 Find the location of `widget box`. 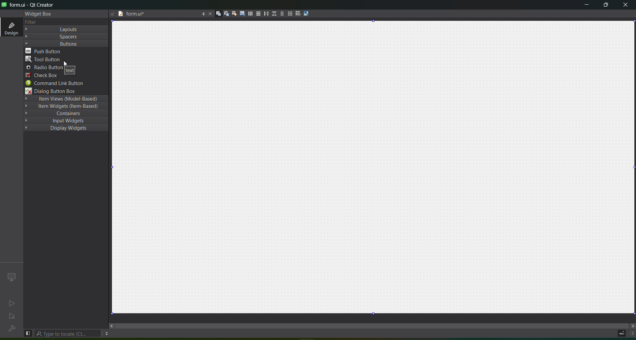

widget box is located at coordinates (40, 15).